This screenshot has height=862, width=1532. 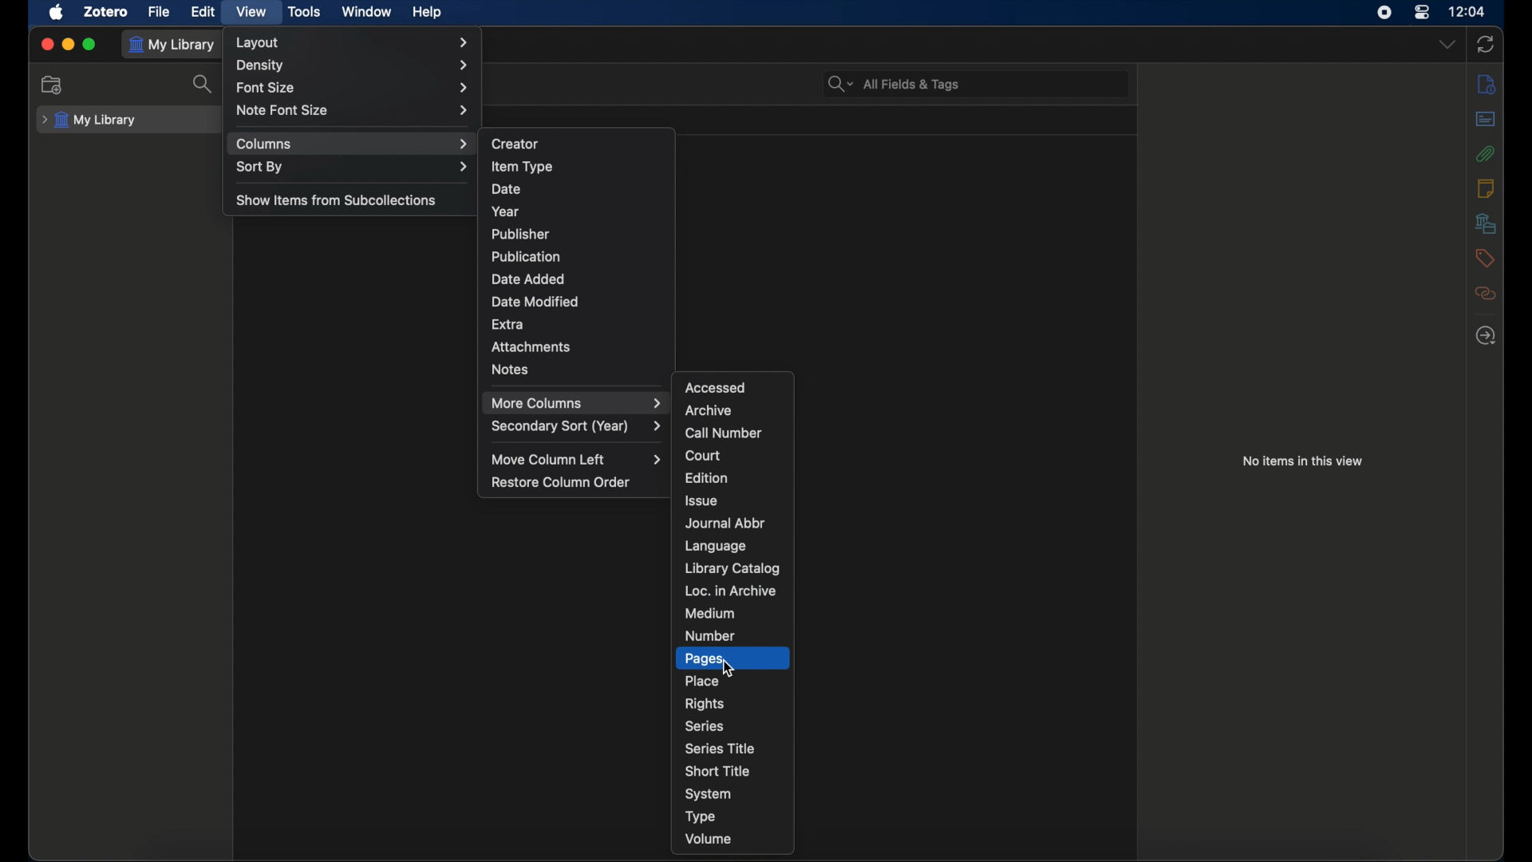 What do you see at coordinates (68, 44) in the screenshot?
I see `minimize` at bounding box center [68, 44].